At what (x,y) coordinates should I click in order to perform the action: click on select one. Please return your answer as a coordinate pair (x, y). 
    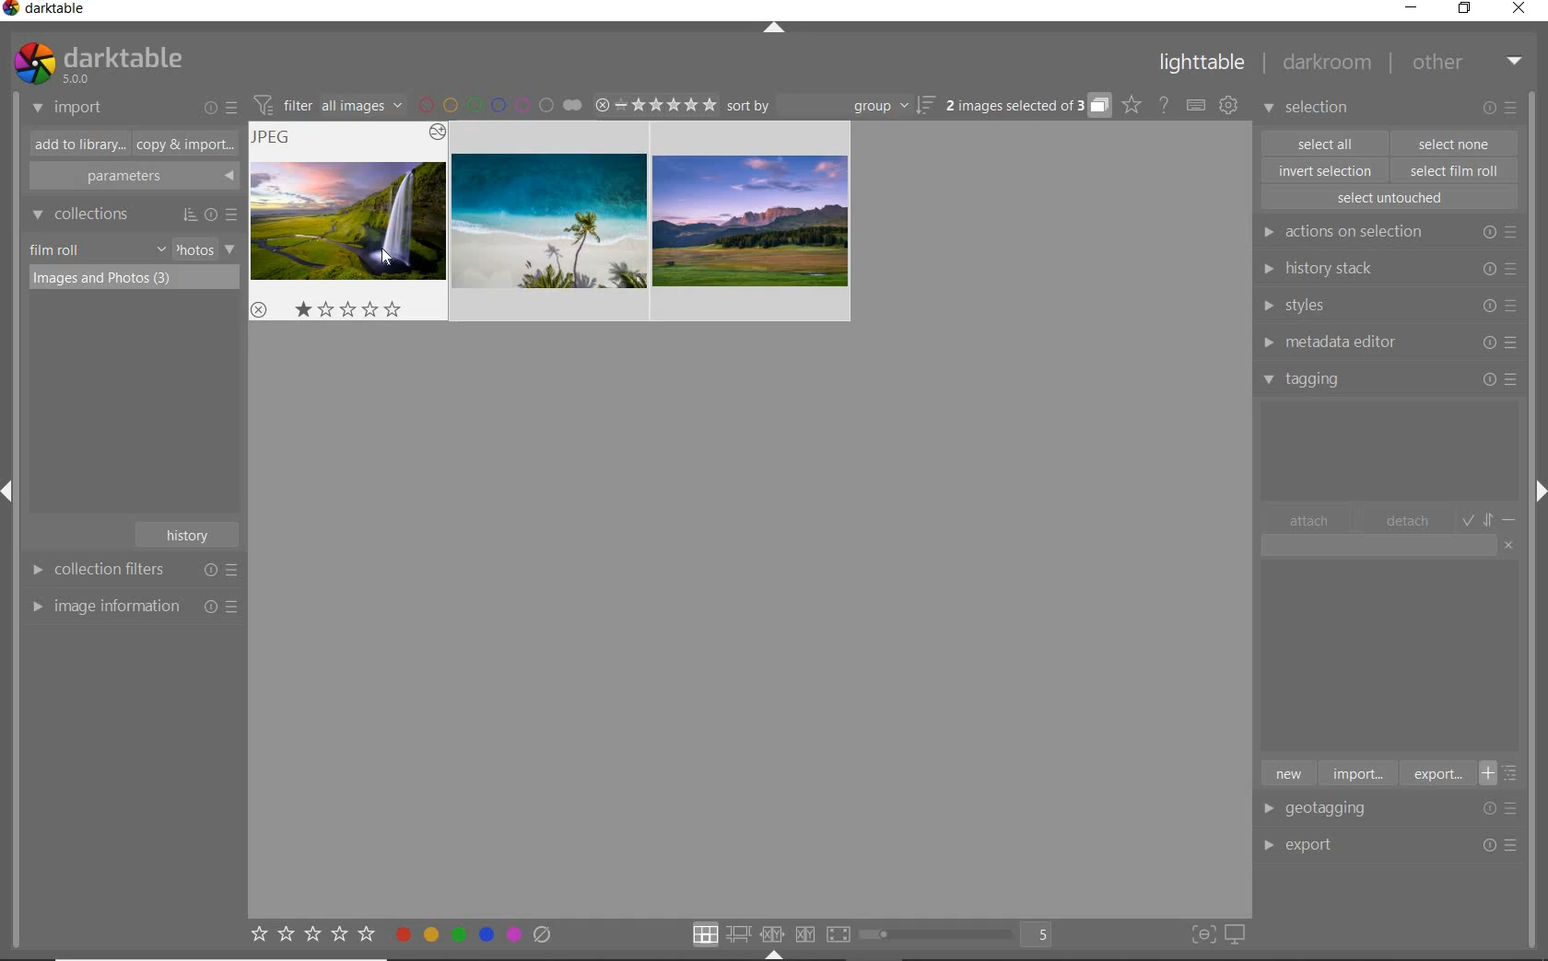
    Looking at the image, I should click on (1454, 143).